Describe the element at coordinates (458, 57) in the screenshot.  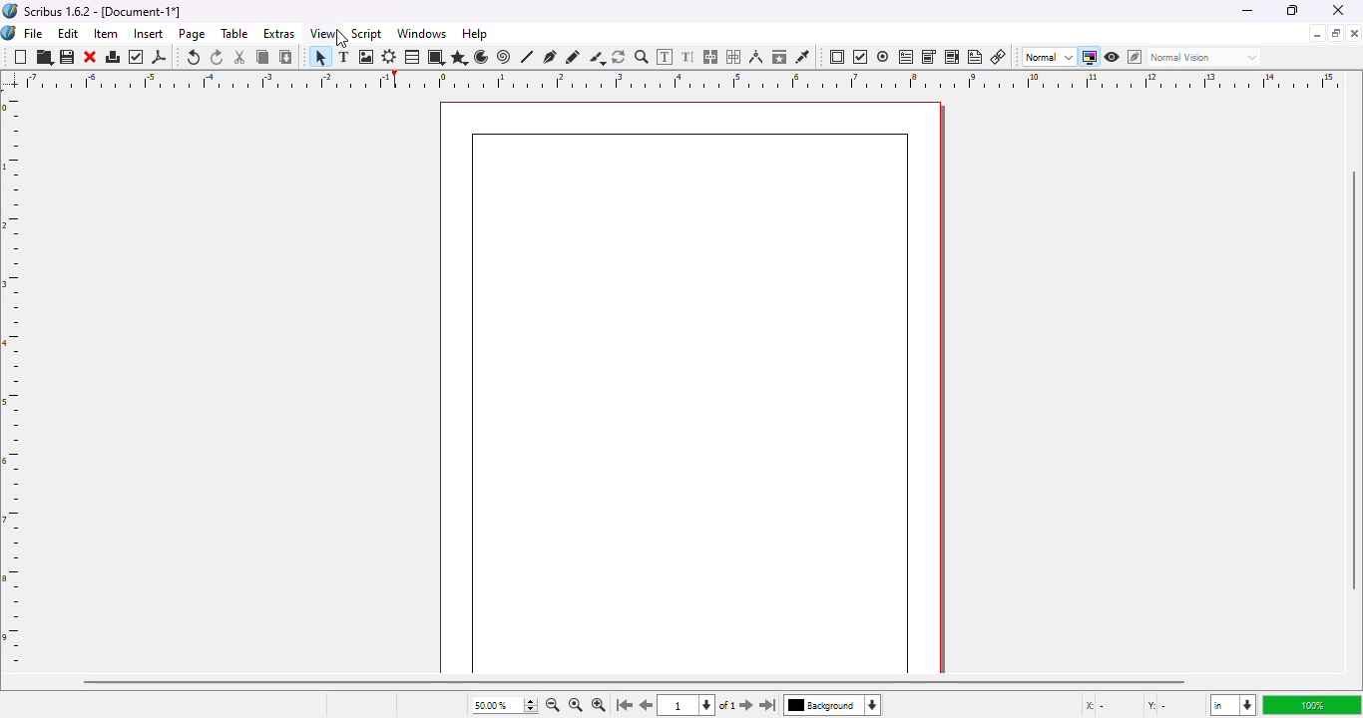
I see `polygon` at that location.